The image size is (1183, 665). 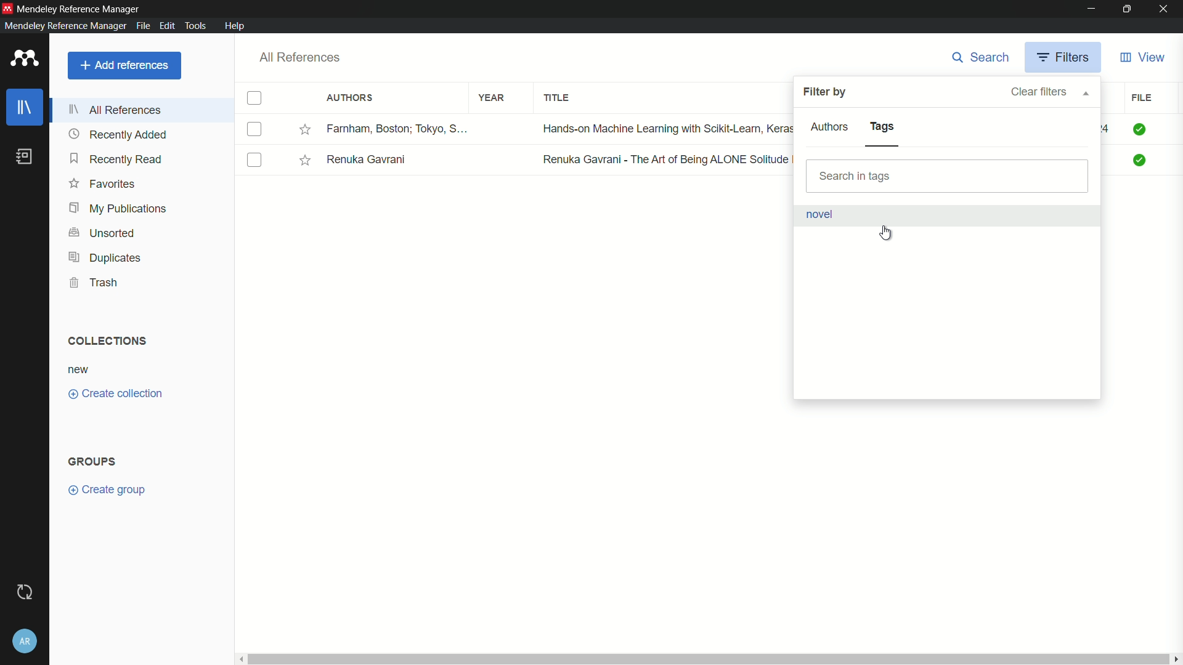 What do you see at coordinates (116, 393) in the screenshot?
I see `create collection` at bounding box center [116, 393].